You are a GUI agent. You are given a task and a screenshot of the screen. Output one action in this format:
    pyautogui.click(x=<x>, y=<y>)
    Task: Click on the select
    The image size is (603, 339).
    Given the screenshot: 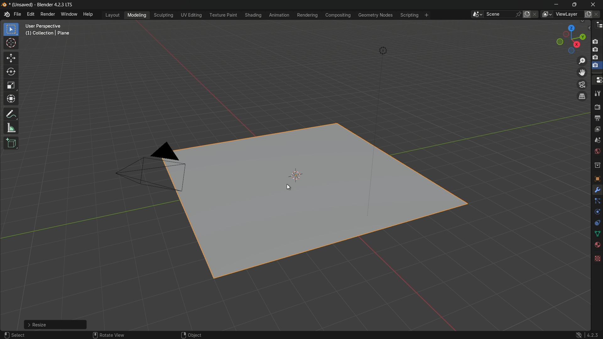 What is the action you would take?
    pyautogui.click(x=14, y=335)
    